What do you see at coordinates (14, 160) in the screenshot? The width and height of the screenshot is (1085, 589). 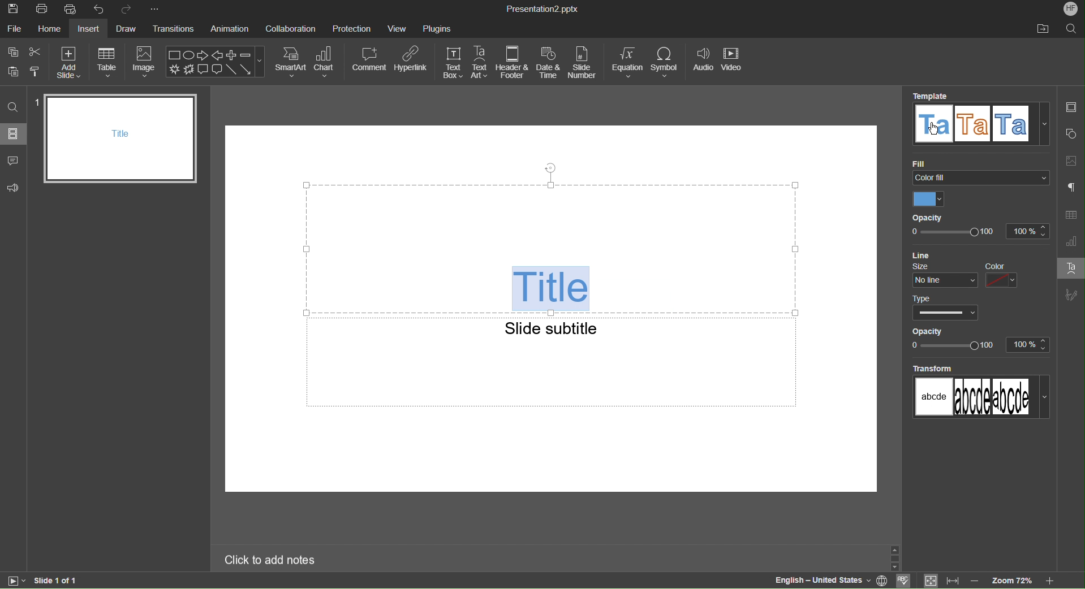 I see `Comment` at bounding box center [14, 160].